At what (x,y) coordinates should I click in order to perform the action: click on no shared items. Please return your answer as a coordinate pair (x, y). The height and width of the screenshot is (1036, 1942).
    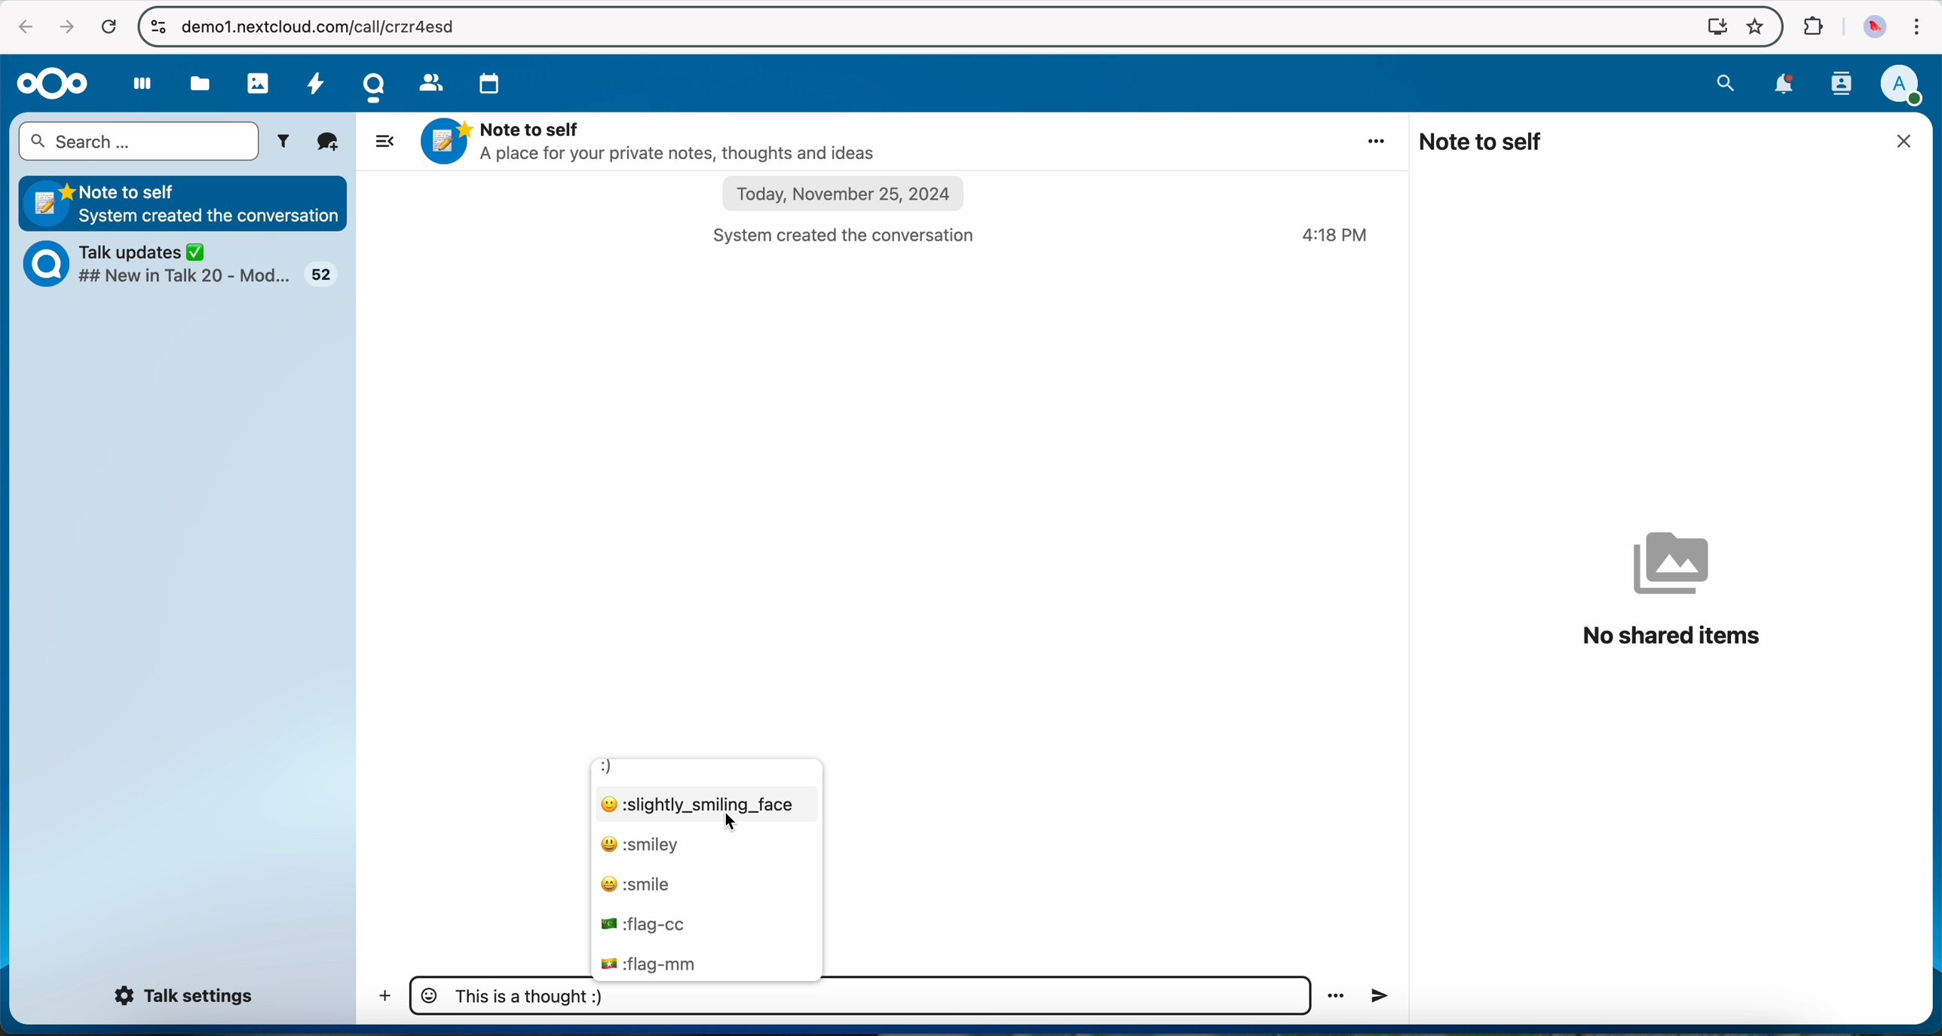
    Looking at the image, I should click on (1672, 589).